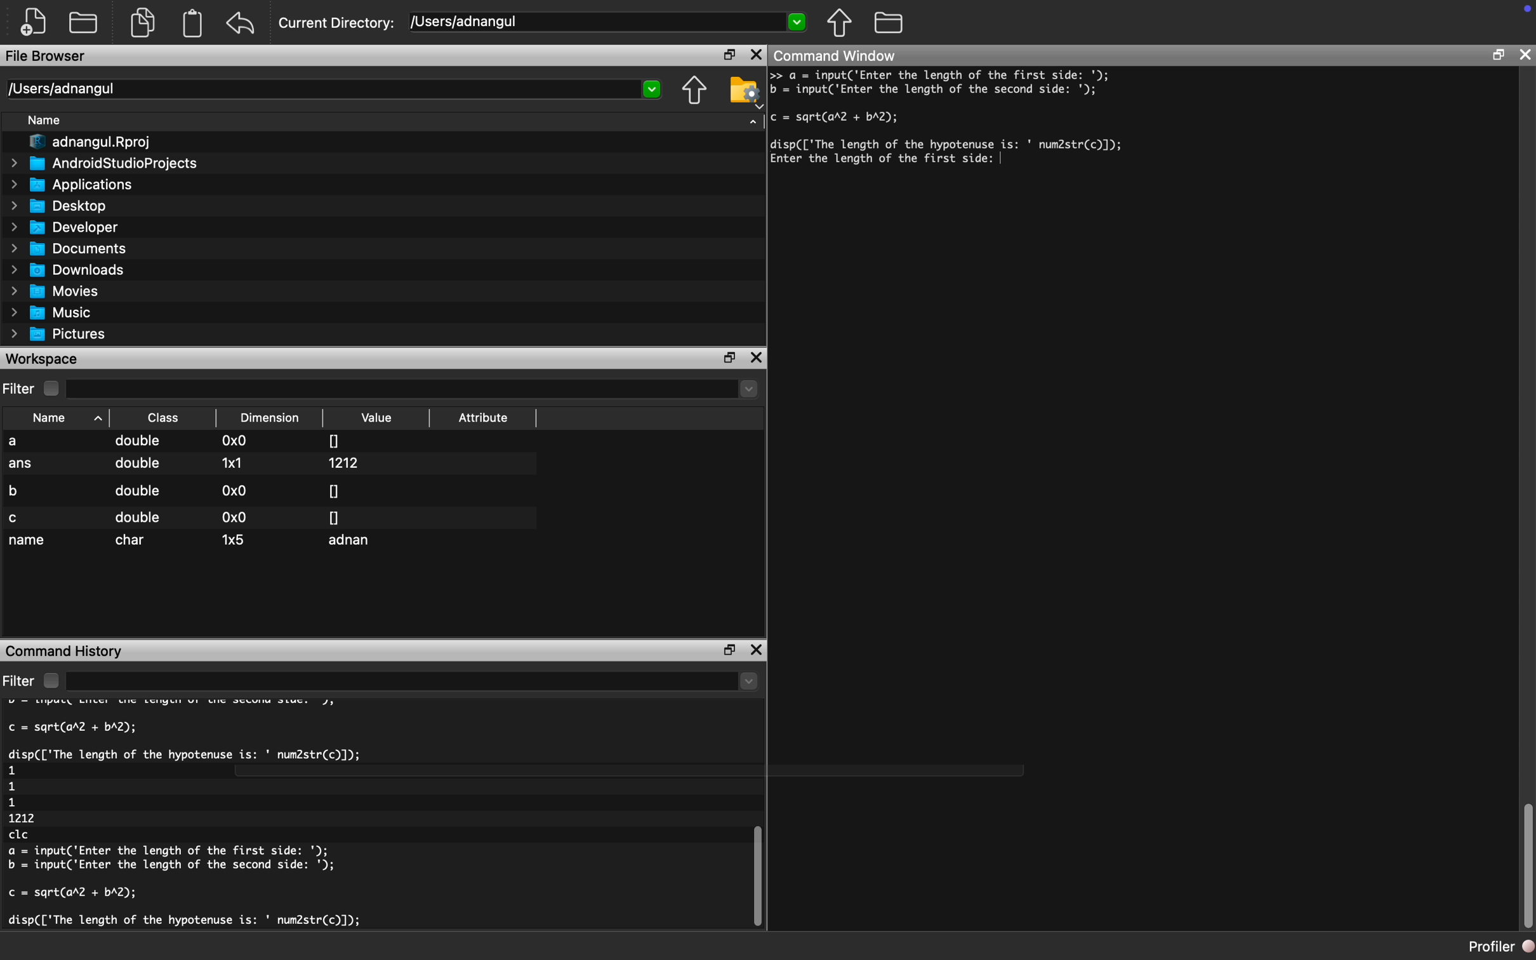 The image size is (1536, 960). I want to click on Name, so click(50, 122).